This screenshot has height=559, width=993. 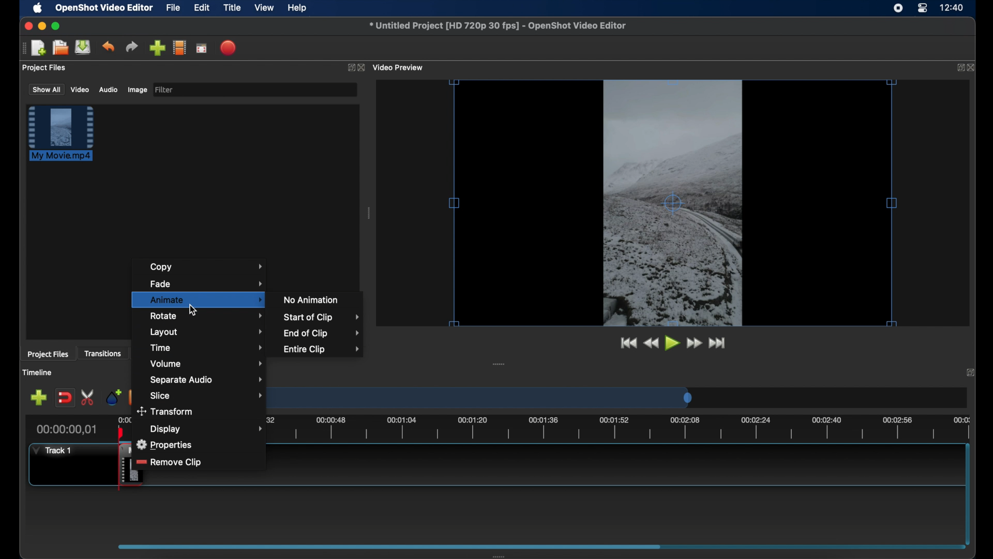 I want to click on file name, so click(x=498, y=25).